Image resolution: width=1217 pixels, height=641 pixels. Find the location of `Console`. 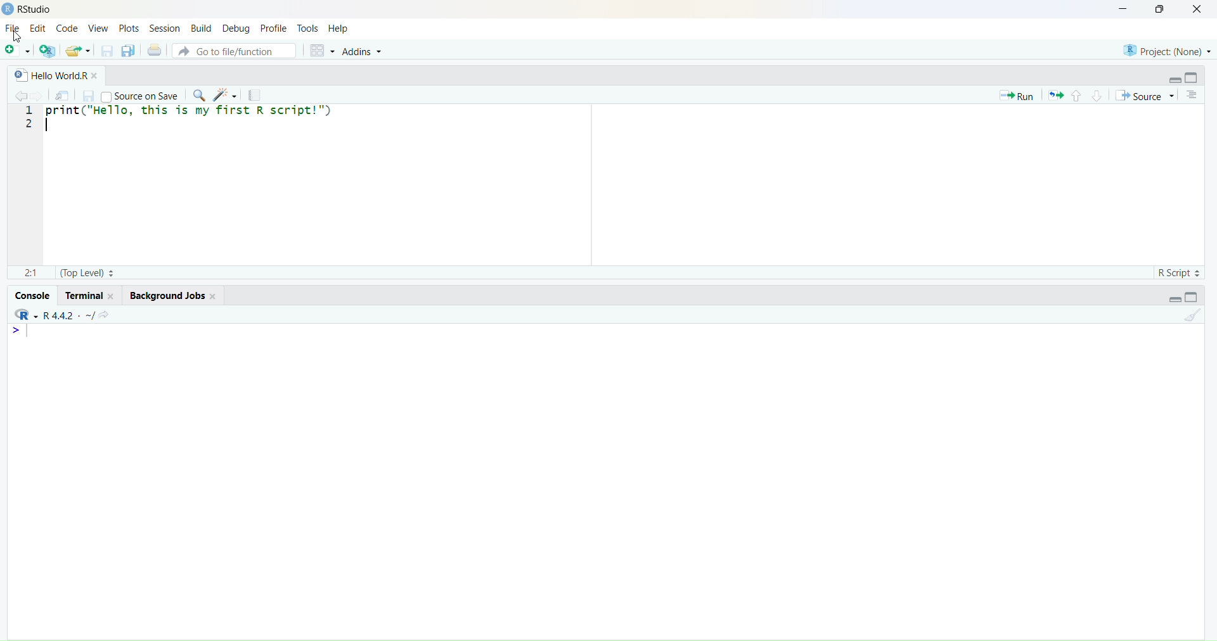

Console is located at coordinates (33, 295).